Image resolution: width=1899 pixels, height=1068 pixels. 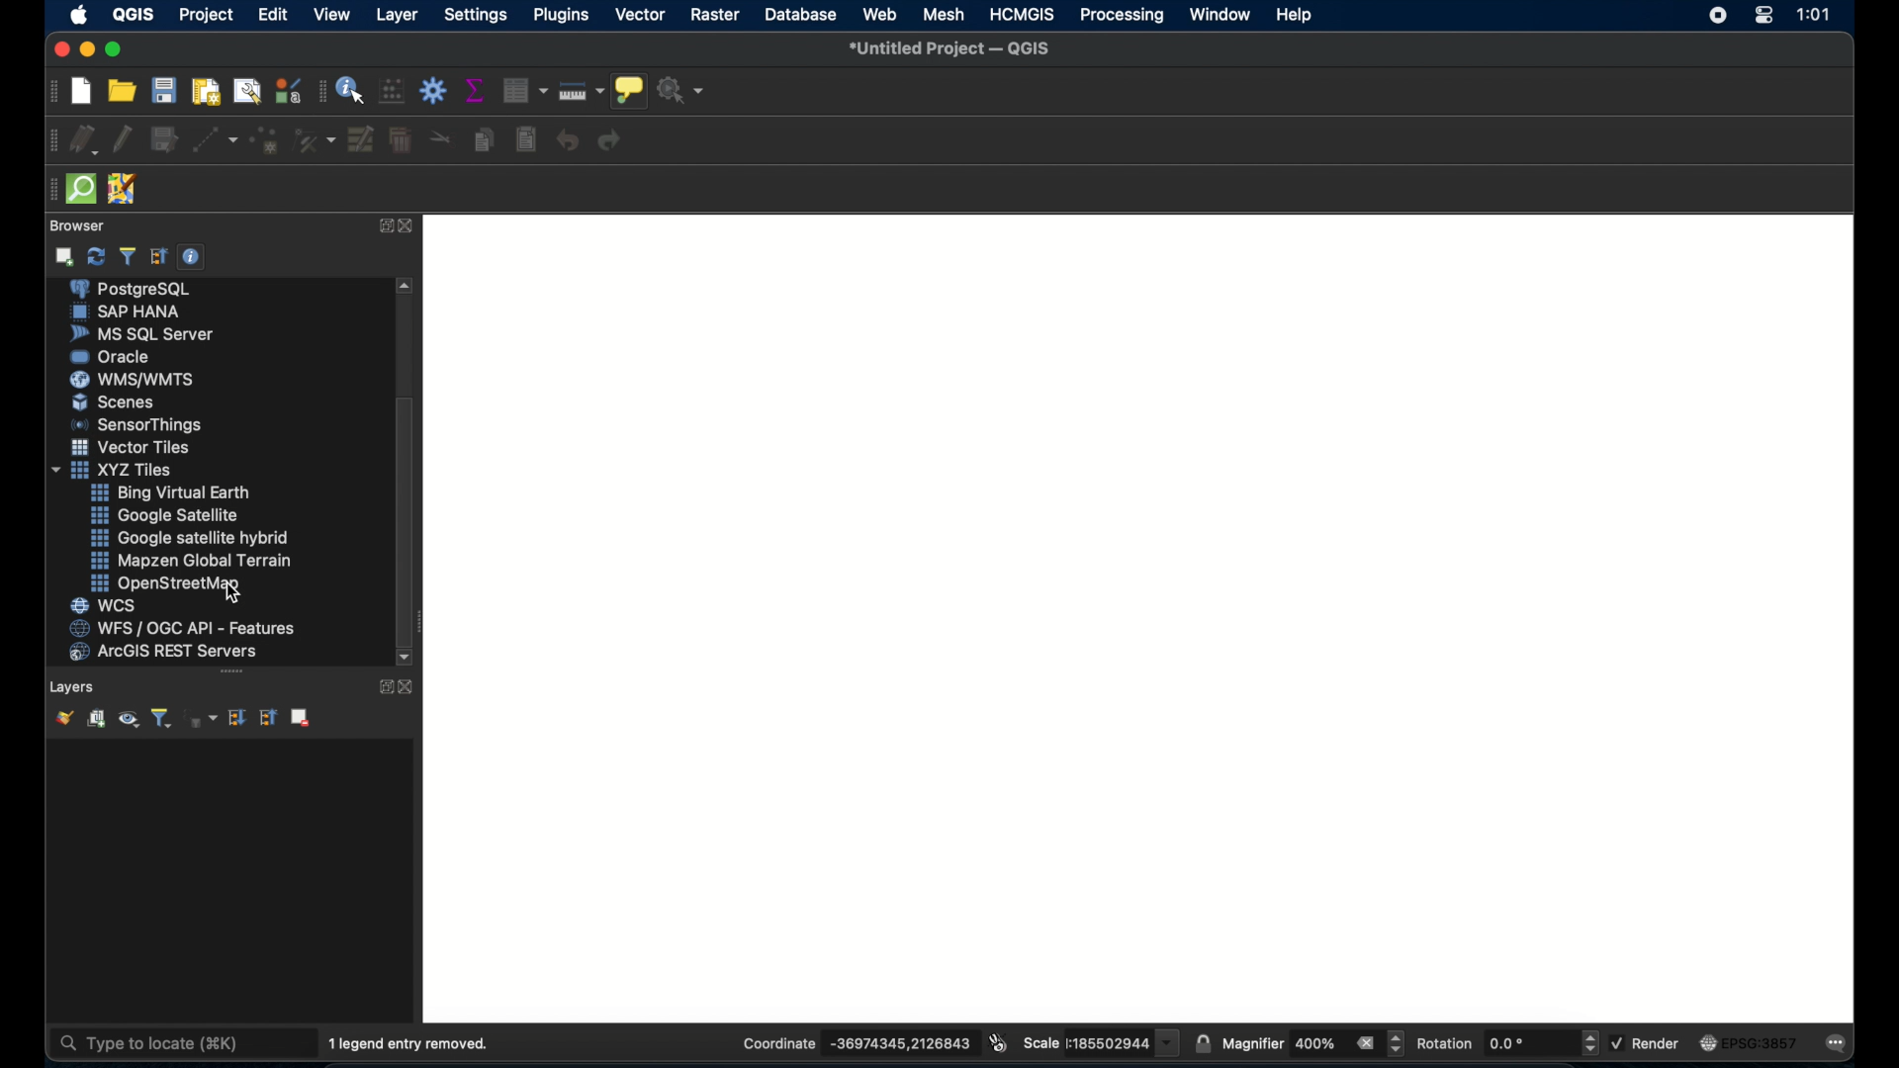 What do you see at coordinates (475, 16) in the screenshot?
I see `settings` at bounding box center [475, 16].